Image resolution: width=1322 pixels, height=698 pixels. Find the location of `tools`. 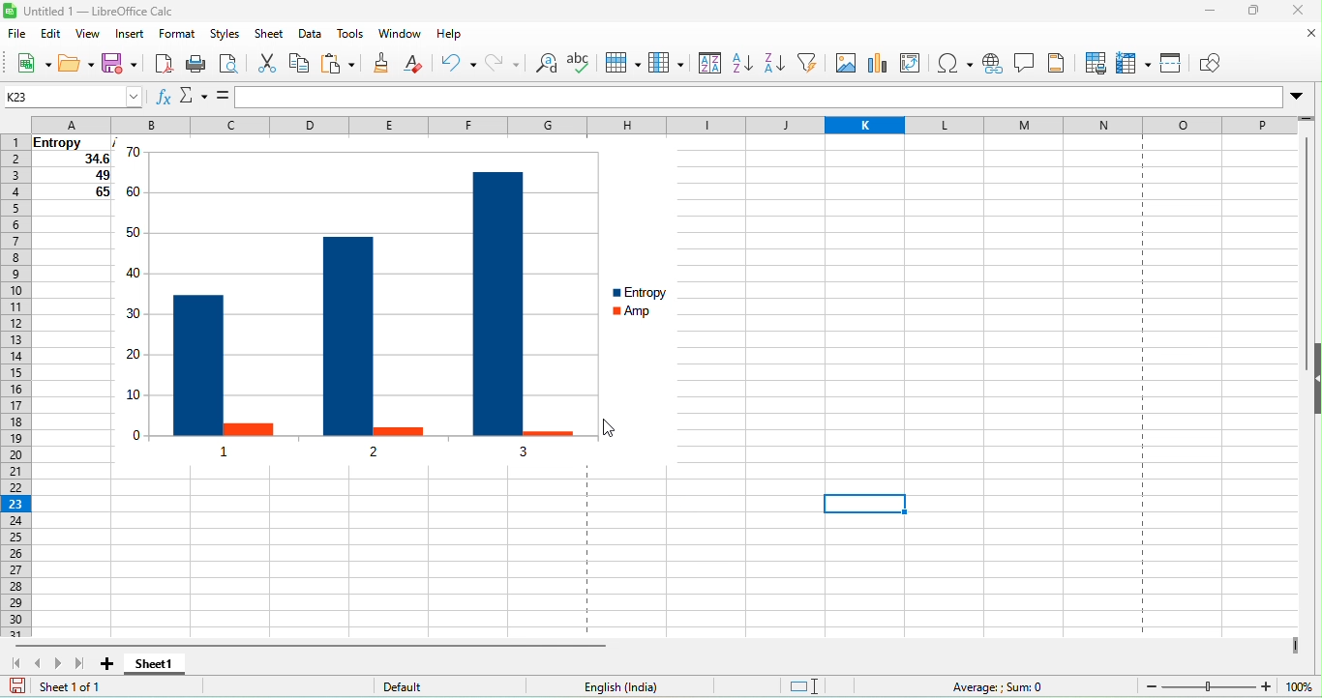

tools is located at coordinates (349, 37).